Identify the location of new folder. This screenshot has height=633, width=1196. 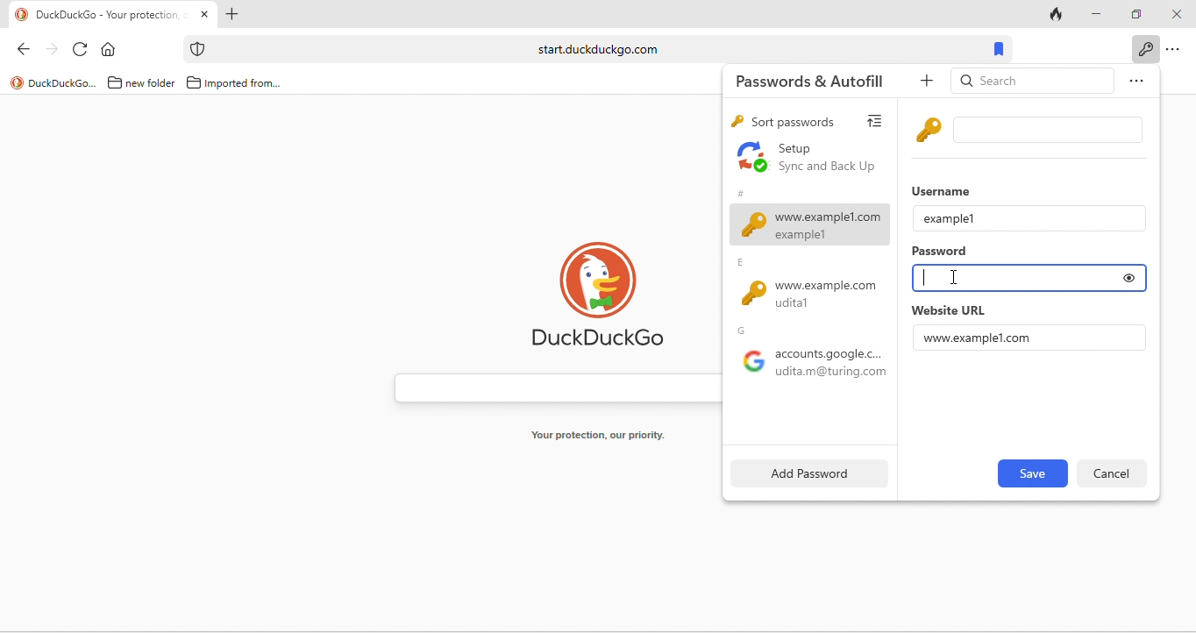
(152, 84).